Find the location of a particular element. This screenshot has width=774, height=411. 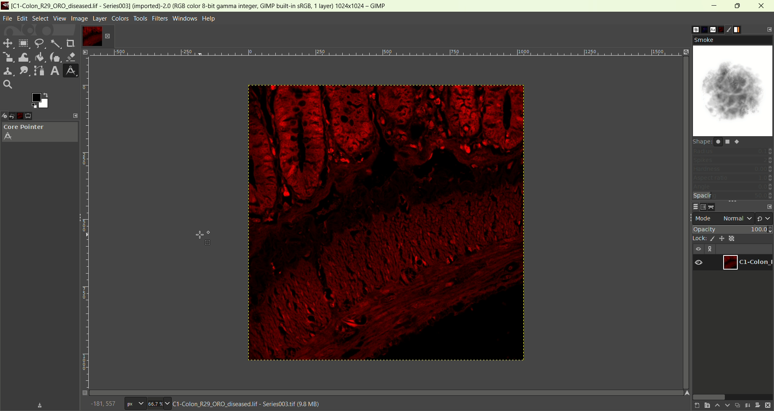

save is located at coordinates (40, 405).